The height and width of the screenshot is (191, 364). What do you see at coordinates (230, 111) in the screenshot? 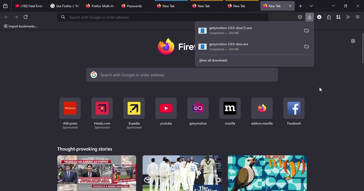
I see `shortcut` at bounding box center [230, 111].